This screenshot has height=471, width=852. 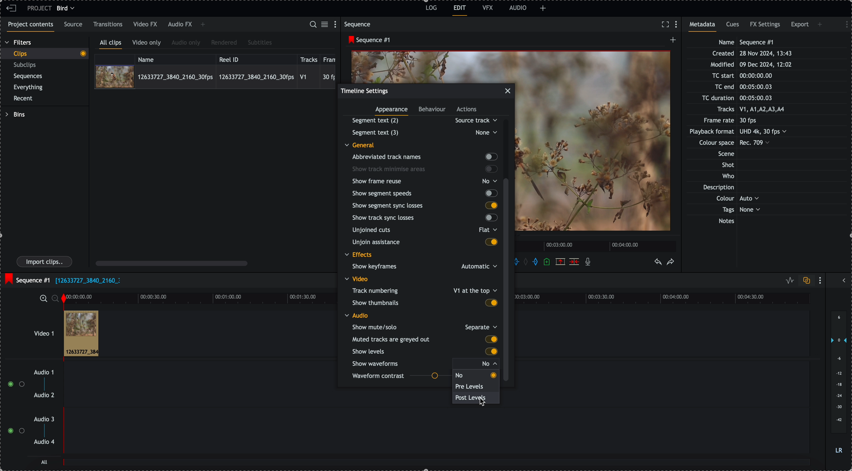 What do you see at coordinates (45, 262) in the screenshot?
I see `import clips button` at bounding box center [45, 262].